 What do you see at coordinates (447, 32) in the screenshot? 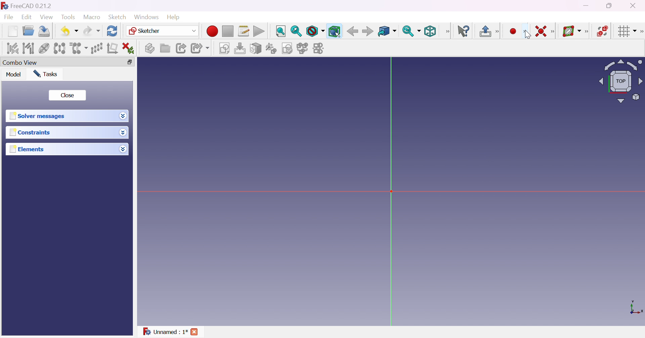
I see `View` at bounding box center [447, 32].